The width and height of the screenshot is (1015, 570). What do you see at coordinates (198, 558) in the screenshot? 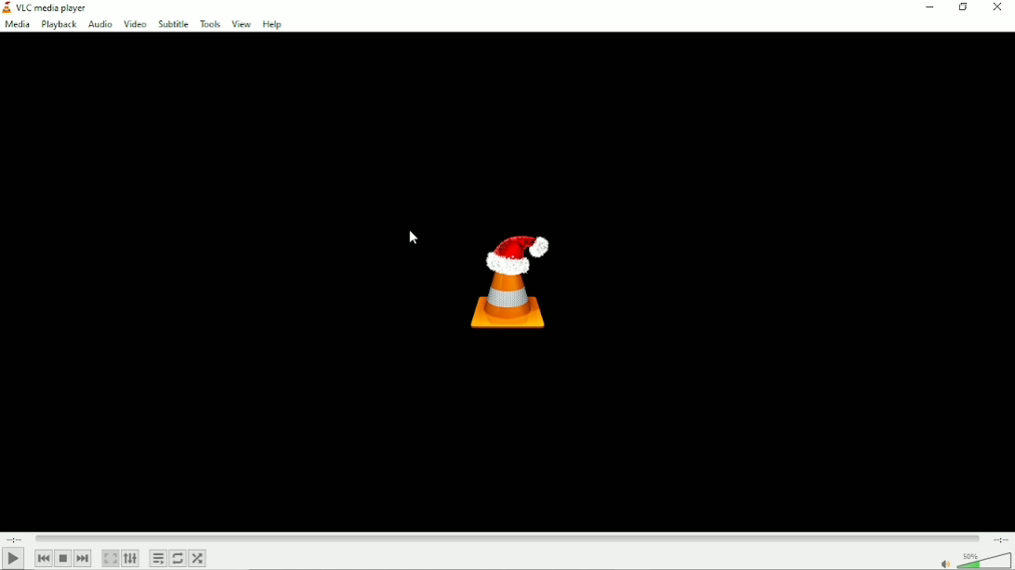
I see `Random` at bounding box center [198, 558].